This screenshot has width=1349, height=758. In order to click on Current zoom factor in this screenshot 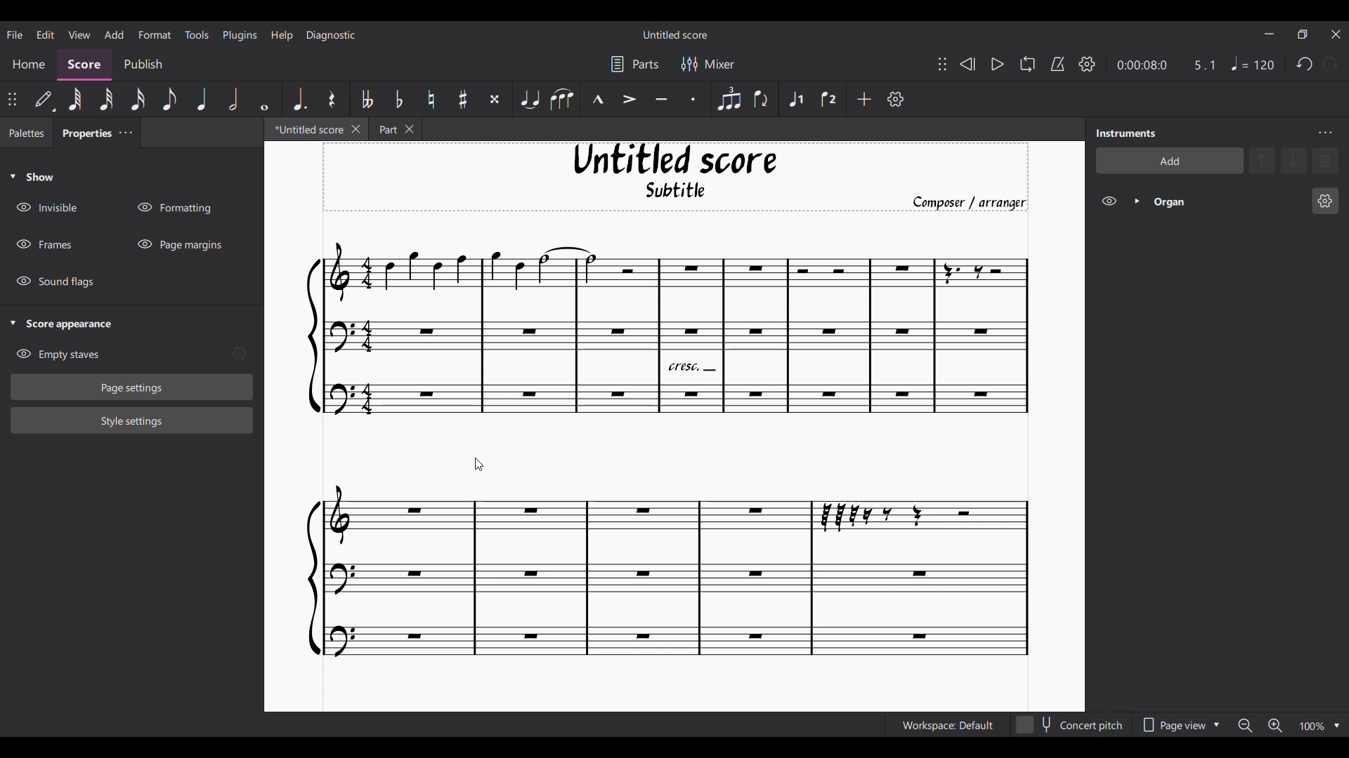, I will do `click(1311, 727)`.